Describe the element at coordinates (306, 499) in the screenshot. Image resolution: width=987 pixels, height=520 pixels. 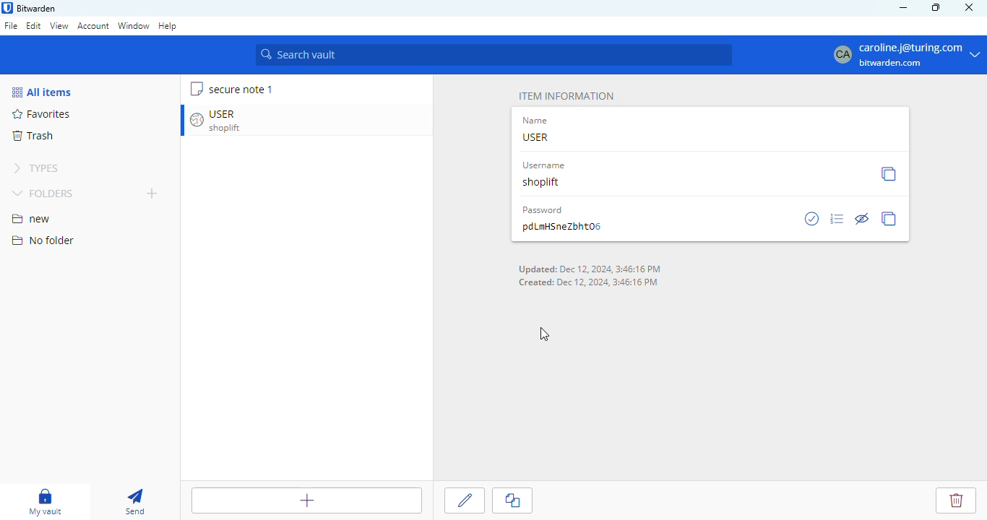
I see `add item` at that location.